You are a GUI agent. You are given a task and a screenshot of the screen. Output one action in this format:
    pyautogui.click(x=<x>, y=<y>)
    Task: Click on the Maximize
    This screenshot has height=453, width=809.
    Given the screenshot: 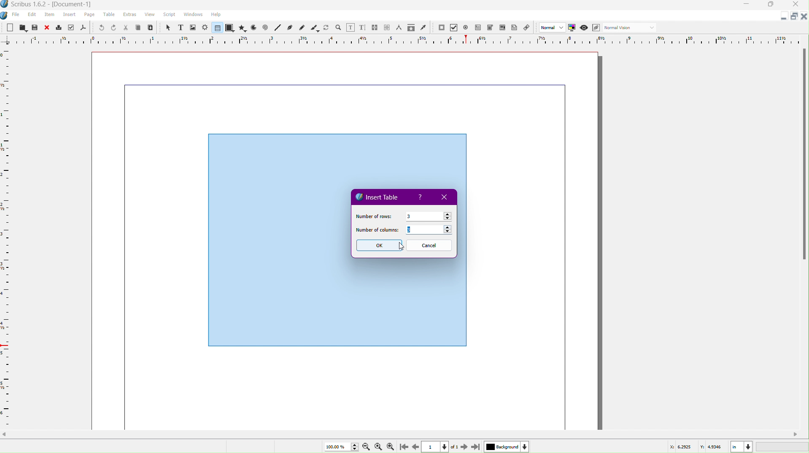 What is the action you would take?
    pyautogui.click(x=772, y=5)
    